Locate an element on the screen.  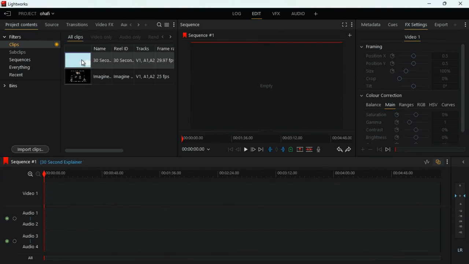
left is located at coordinates (163, 36).